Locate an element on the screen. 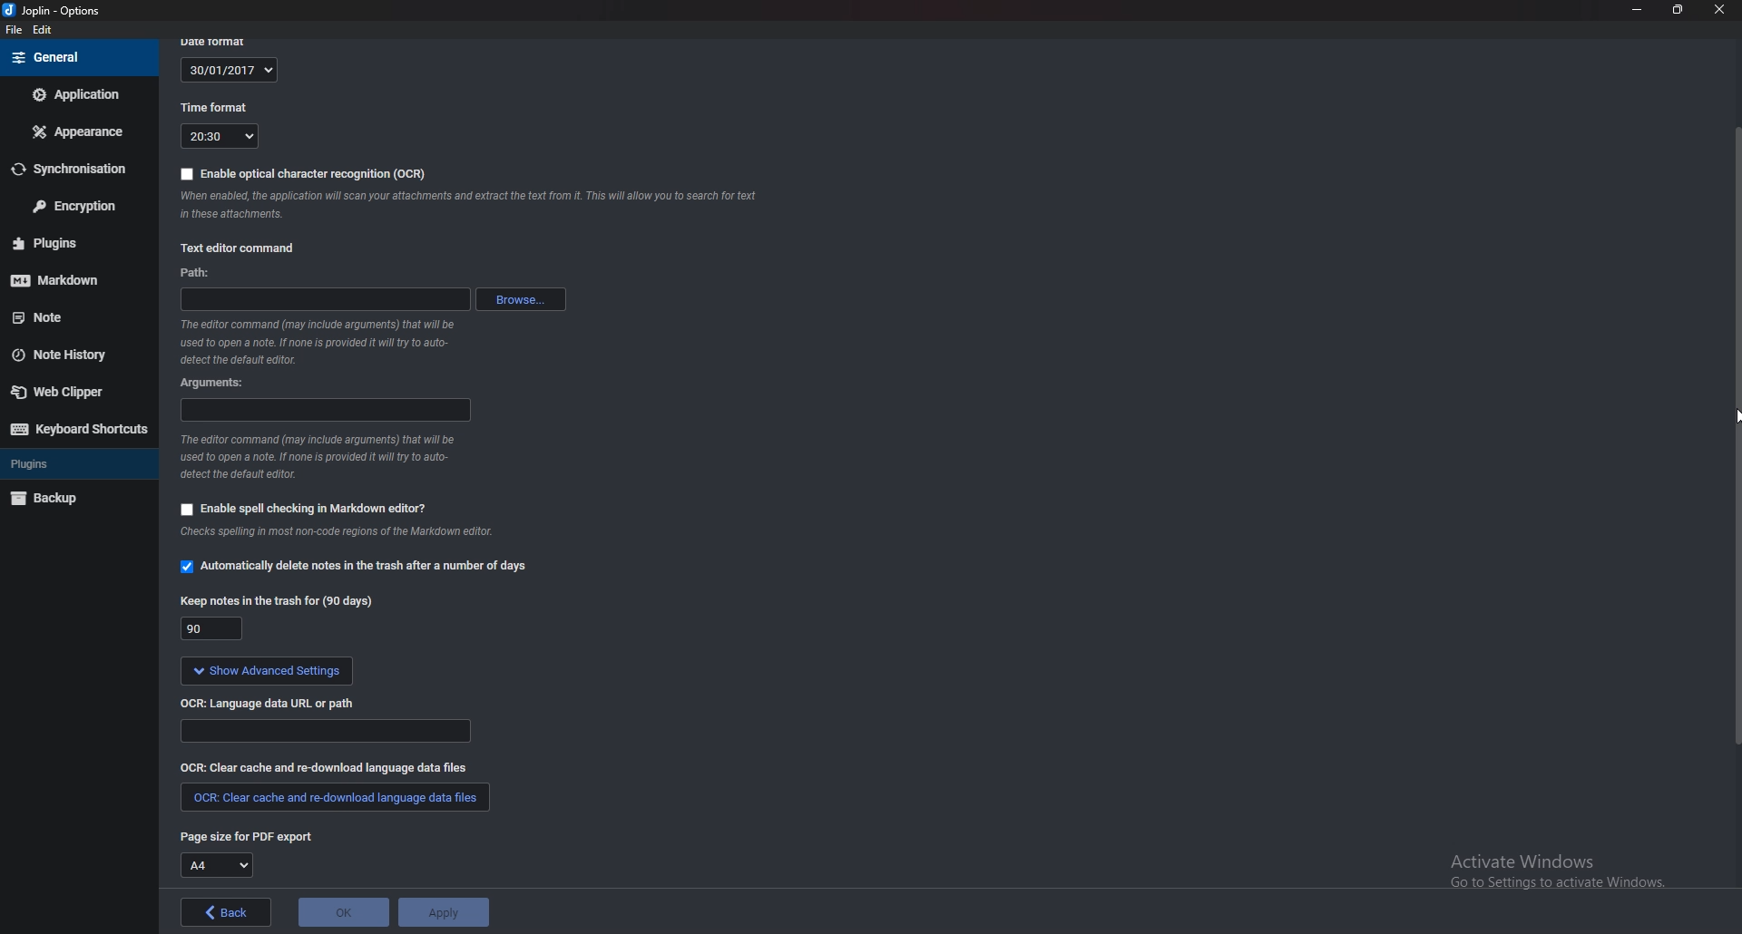  Info on editor command is located at coordinates (330, 454).